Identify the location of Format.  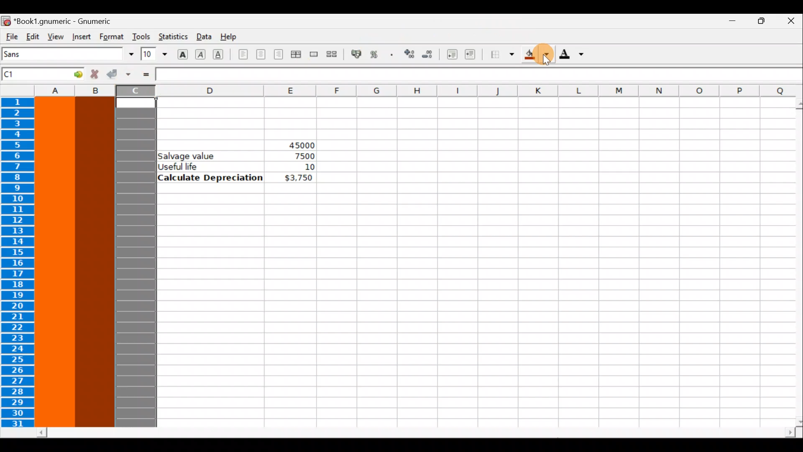
(113, 36).